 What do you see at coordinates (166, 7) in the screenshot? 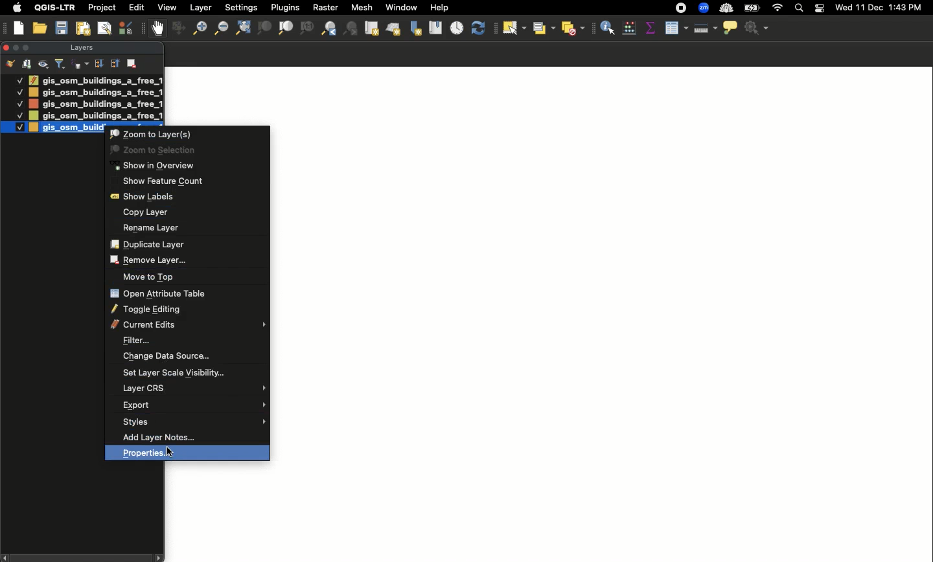
I see `View` at bounding box center [166, 7].